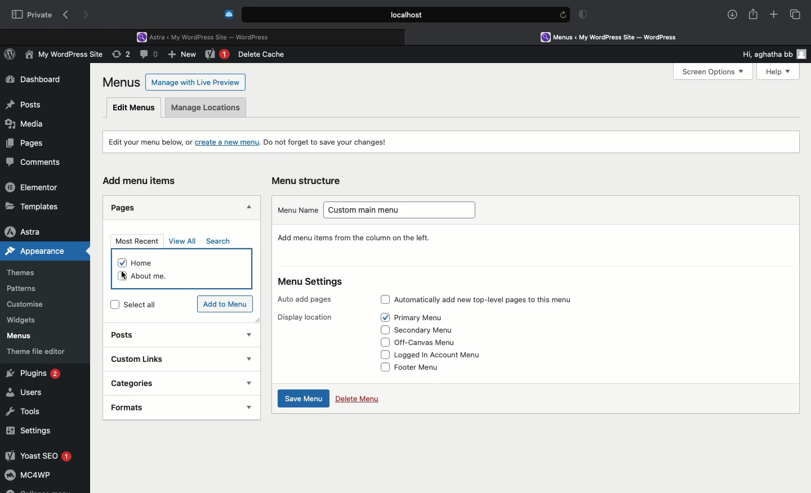 Image resolution: width=811 pixels, height=493 pixels. I want to click on Select all, so click(151, 305).